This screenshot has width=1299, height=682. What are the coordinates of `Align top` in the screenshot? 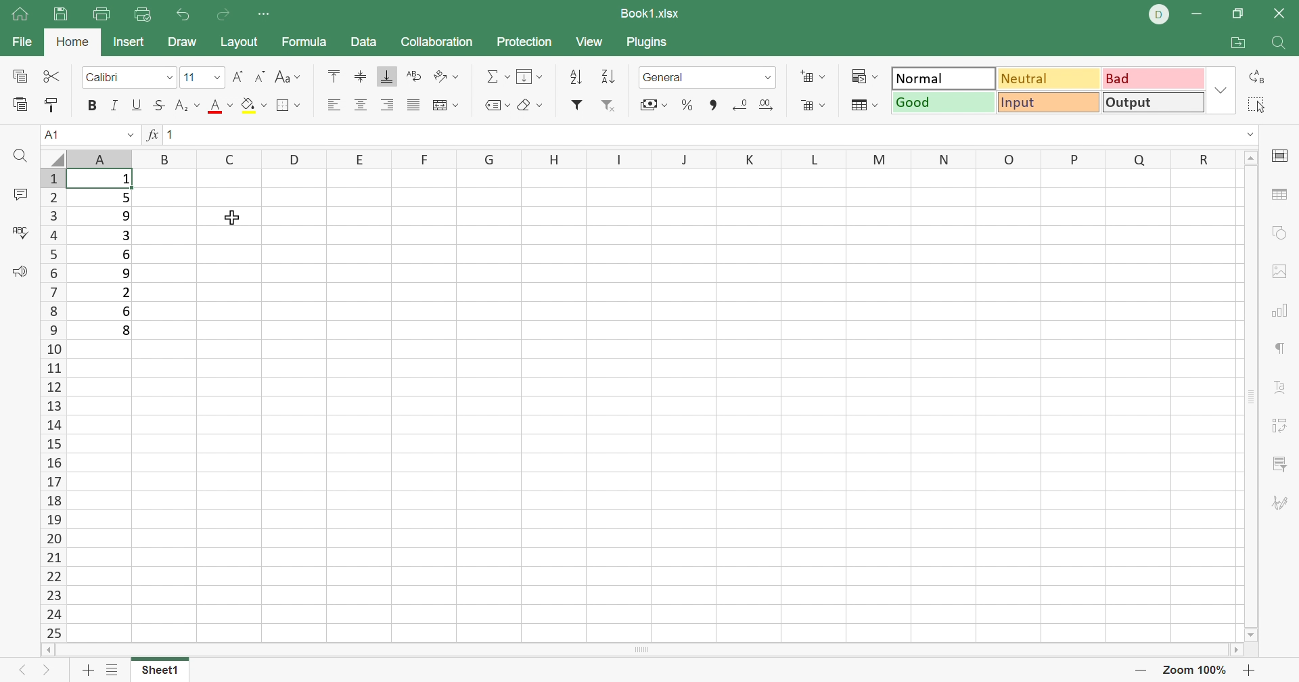 It's located at (332, 75).